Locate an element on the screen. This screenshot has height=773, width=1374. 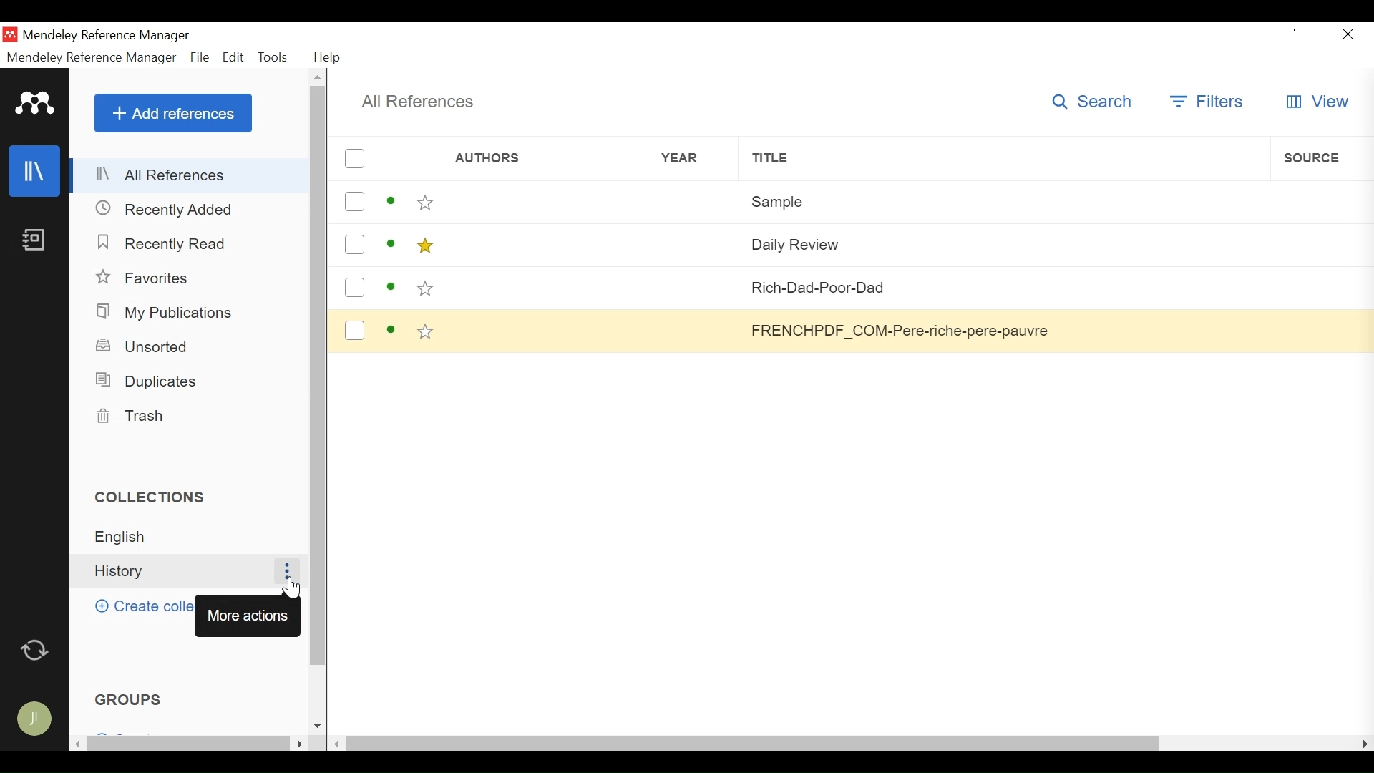
Authors is located at coordinates (543, 288).